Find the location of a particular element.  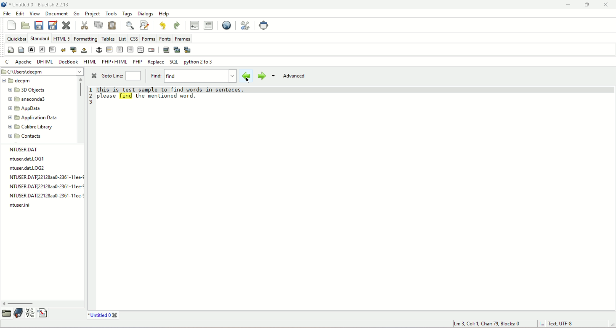

documentation is located at coordinates (18, 313).